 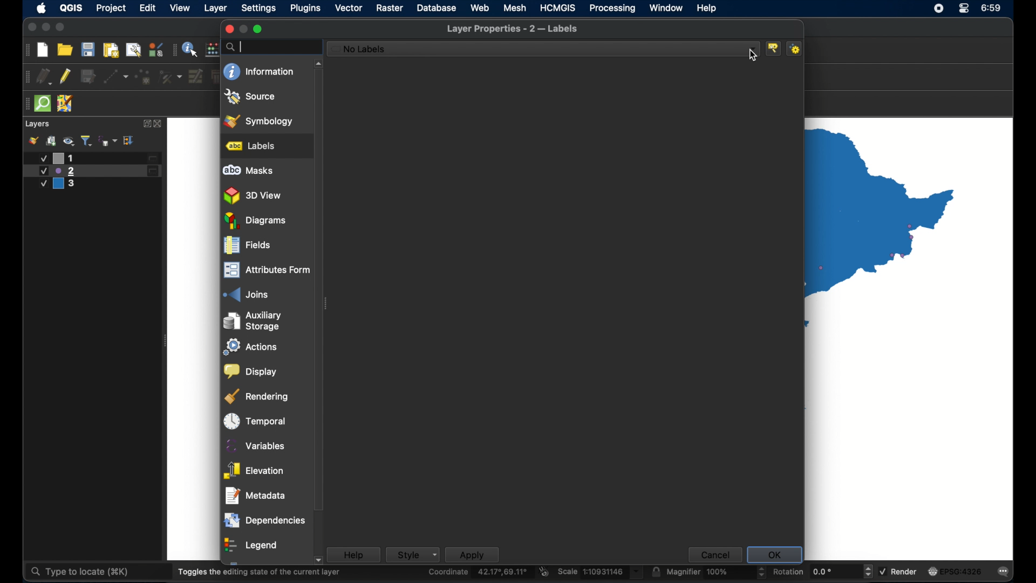 I want to click on time, so click(x=992, y=9).